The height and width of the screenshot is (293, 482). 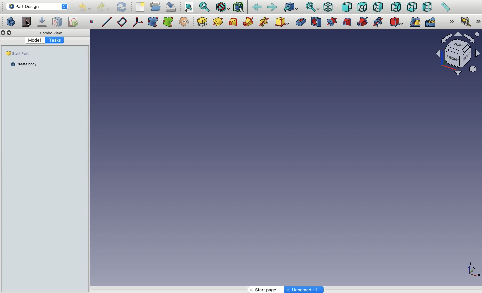 What do you see at coordinates (266, 290) in the screenshot?
I see `Start page` at bounding box center [266, 290].